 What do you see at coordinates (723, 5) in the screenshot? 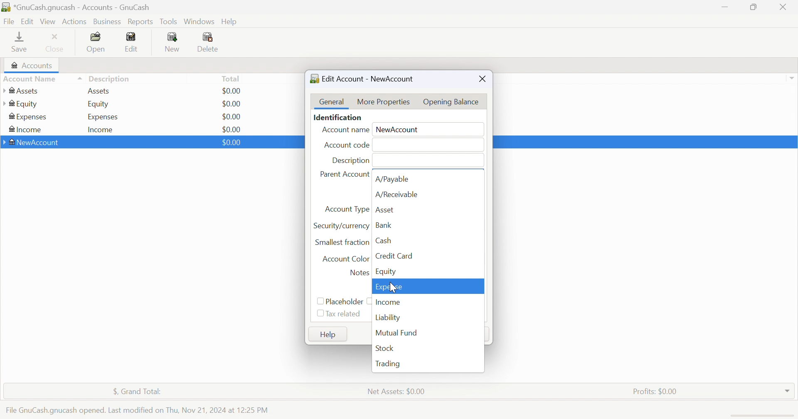
I see `Minimize` at bounding box center [723, 5].